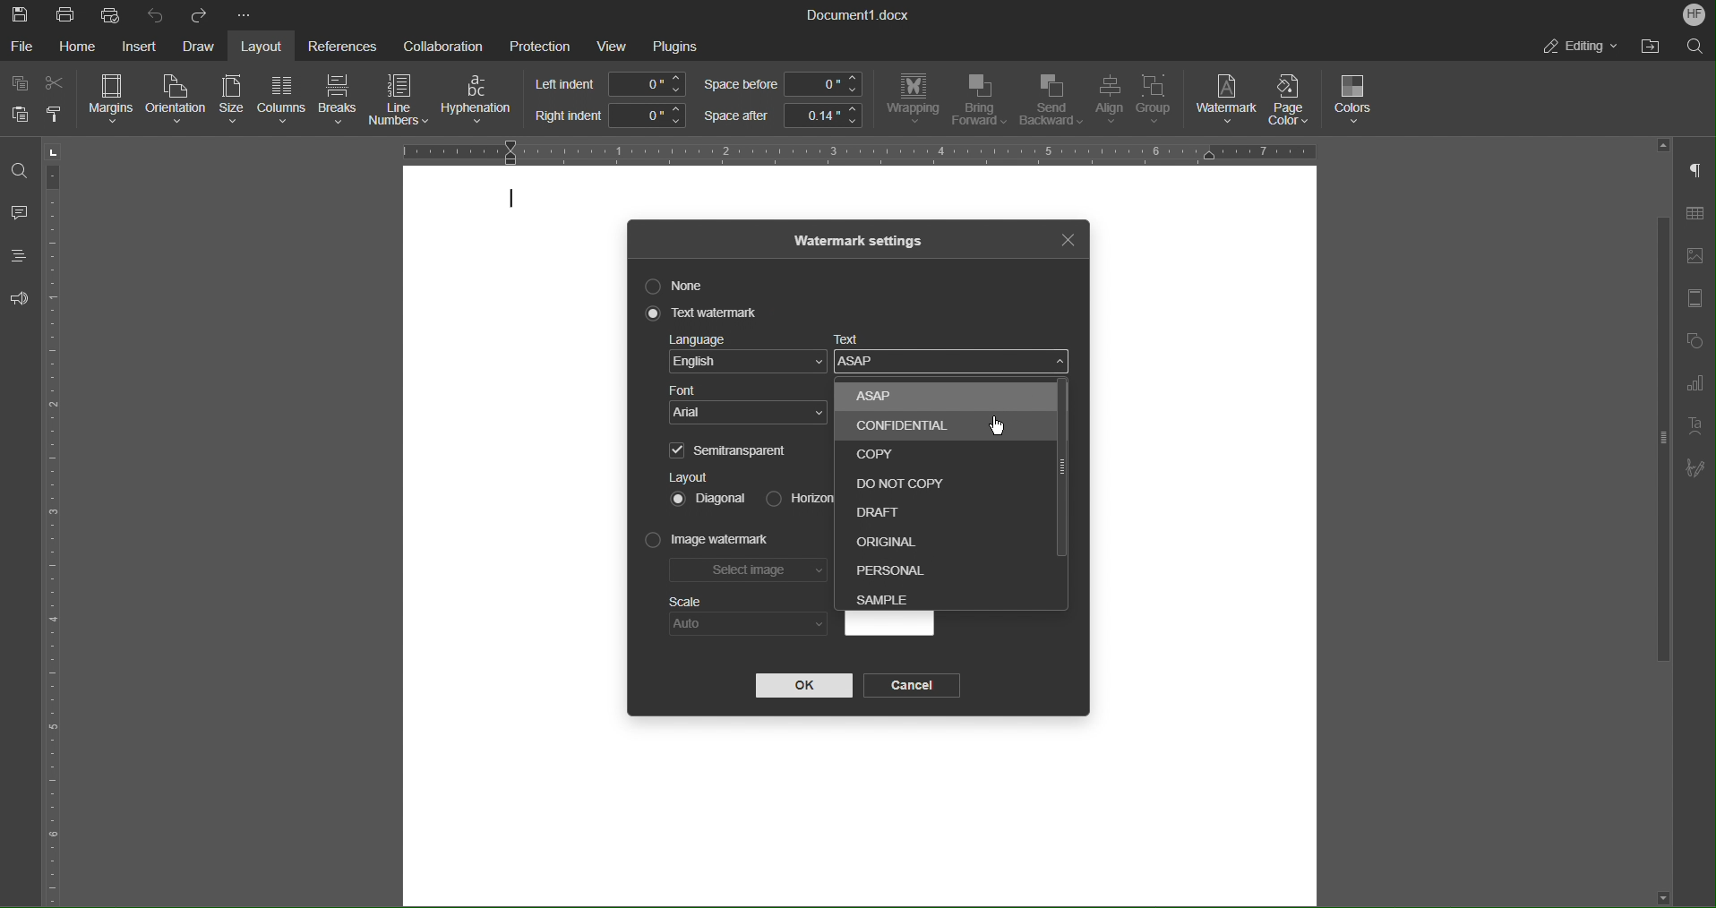 The image size is (1716, 908). What do you see at coordinates (750, 573) in the screenshot?
I see `Select image` at bounding box center [750, 573].